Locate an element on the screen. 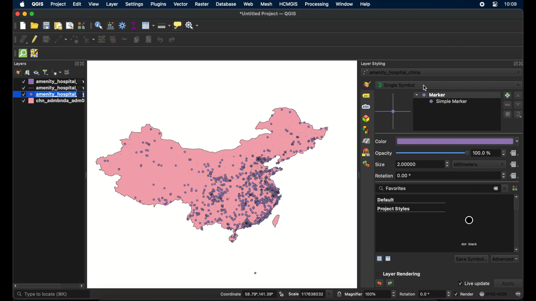  untitled project - QGIS is located at coordinates (267, 14).